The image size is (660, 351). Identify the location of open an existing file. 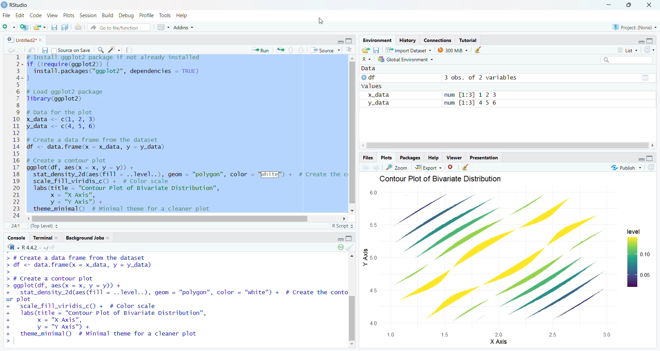
(40, 27).